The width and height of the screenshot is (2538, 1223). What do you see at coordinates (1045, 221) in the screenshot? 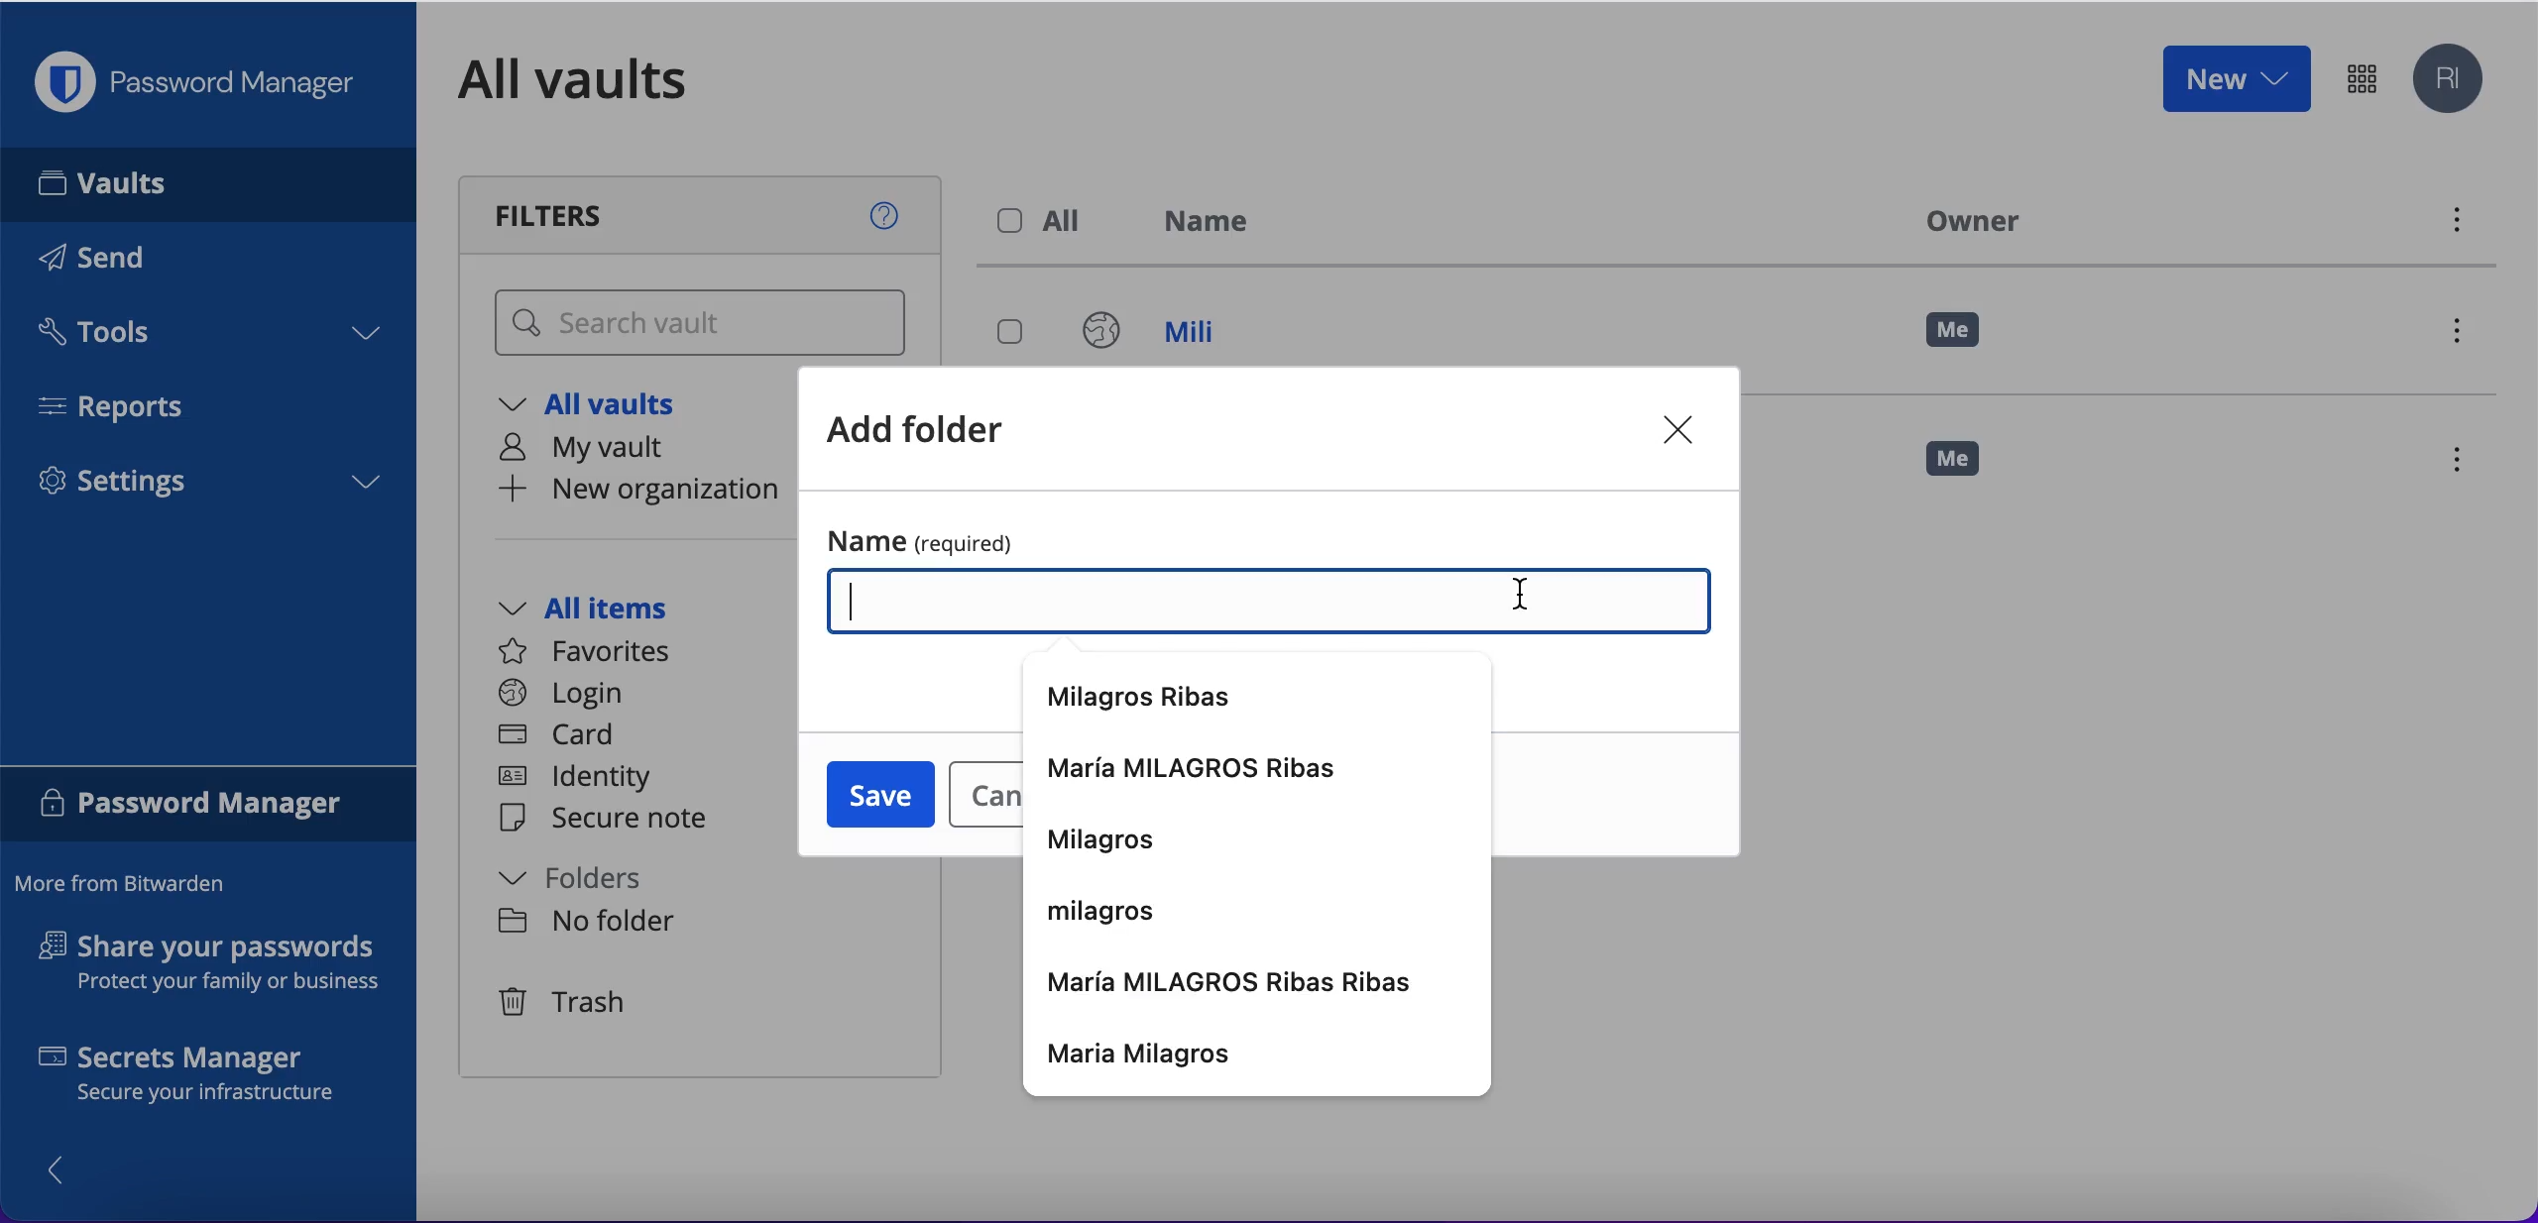
I see `all` at bounding box center [1045, 221].